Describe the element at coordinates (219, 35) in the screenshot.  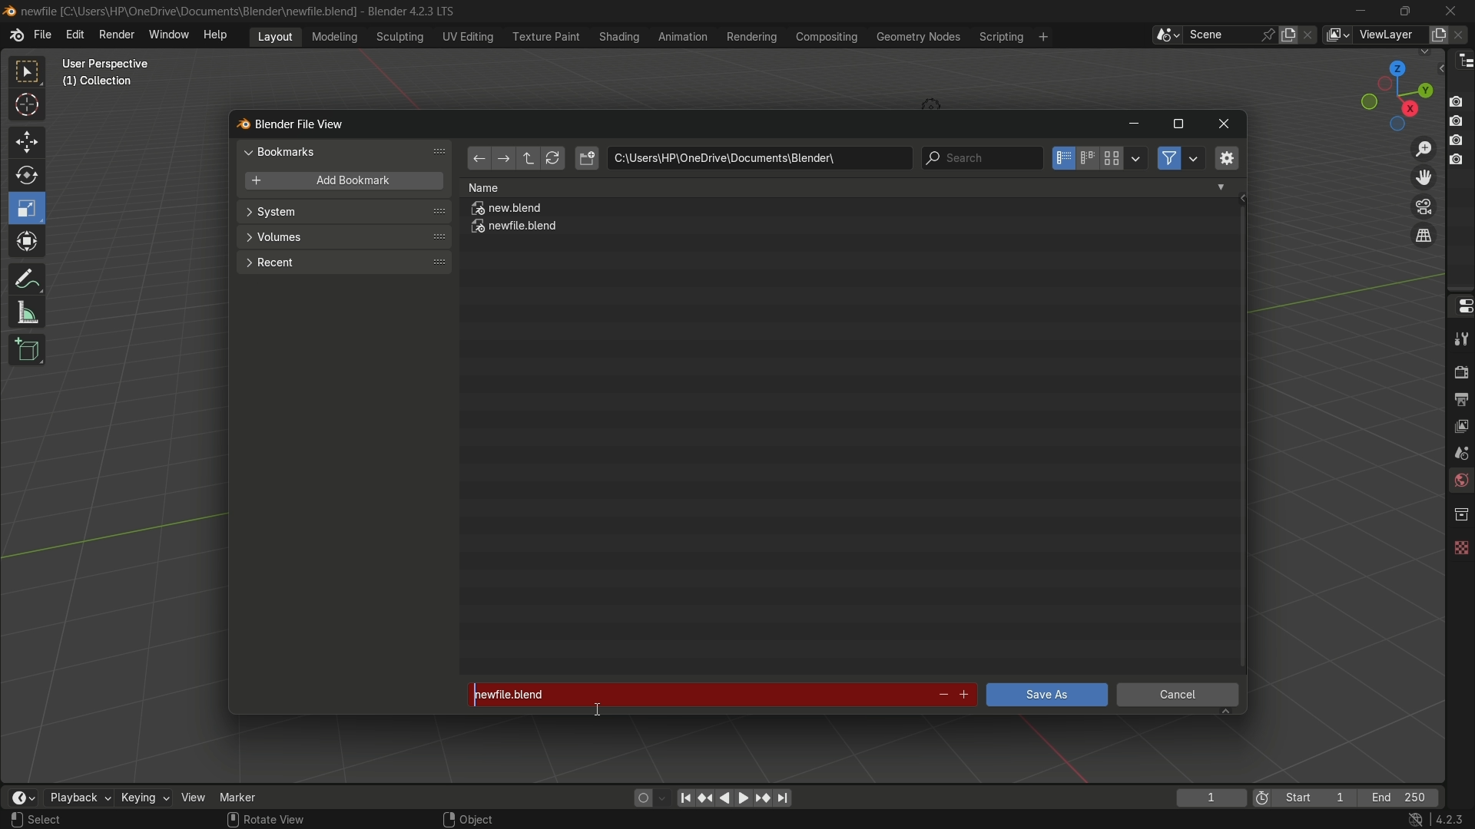
I see `help menu` at that location.